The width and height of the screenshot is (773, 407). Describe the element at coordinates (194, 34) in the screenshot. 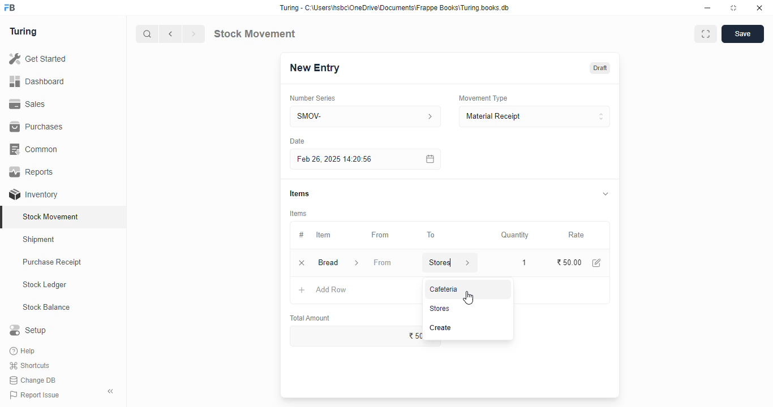

I see `next` at that location.